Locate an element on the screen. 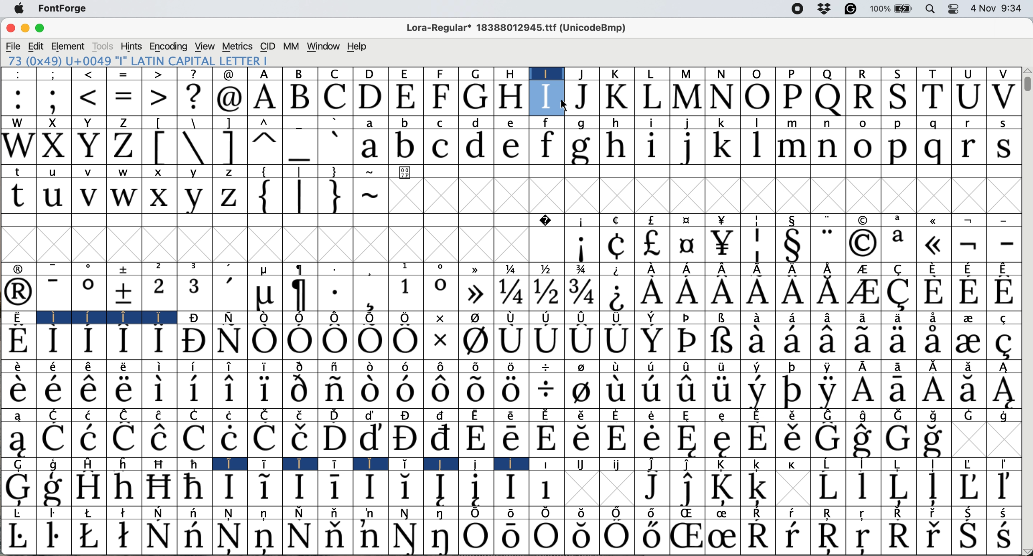  Symbol is located at coordinates (513, 488).